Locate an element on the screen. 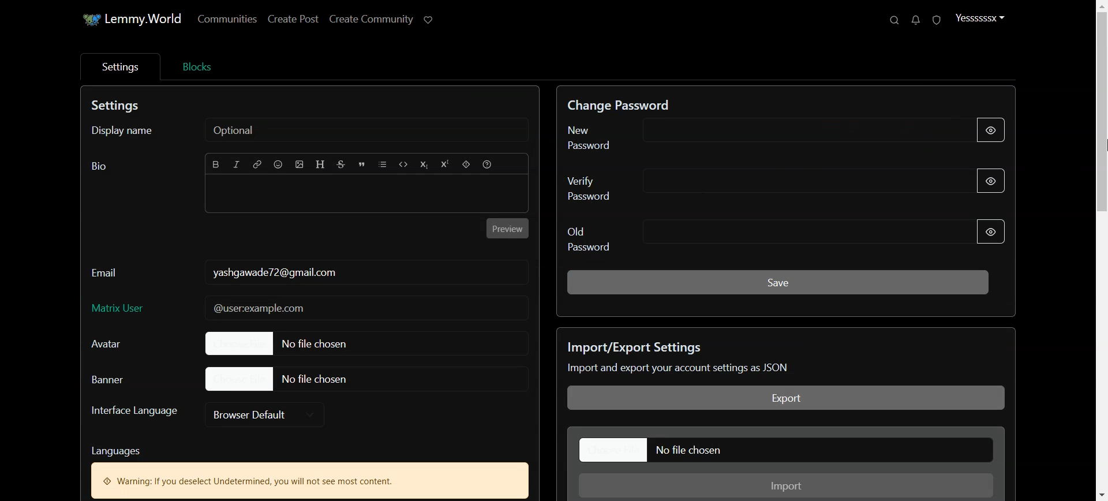 This screenshot has width=1108, height=501. List is located at coordinates (382, 164).